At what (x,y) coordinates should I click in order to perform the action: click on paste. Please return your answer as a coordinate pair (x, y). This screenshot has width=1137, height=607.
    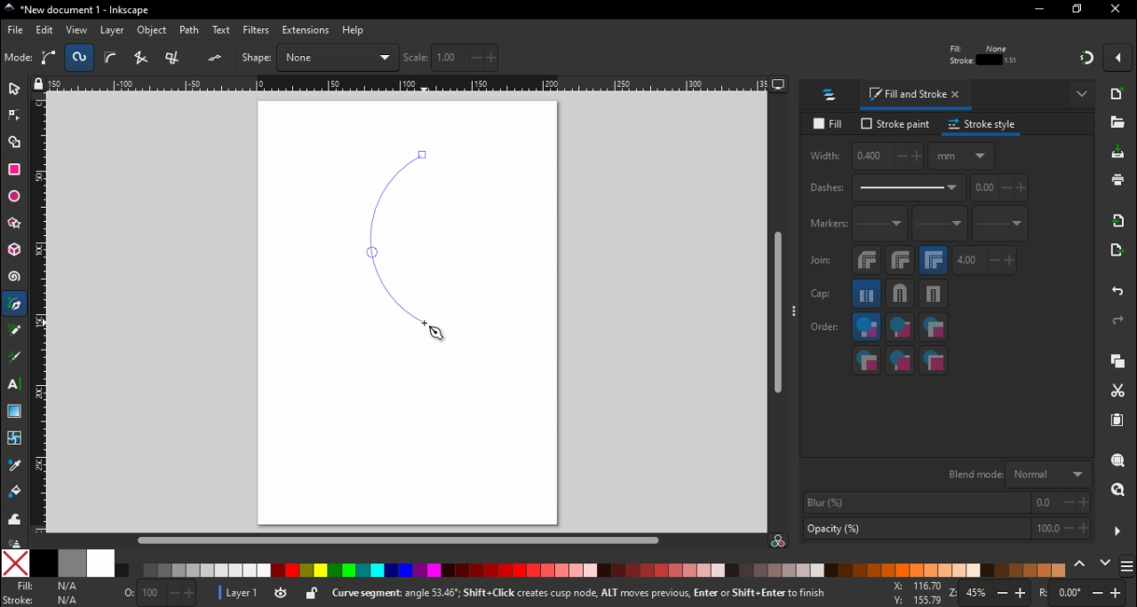
    Looking at the image, I should click on (1117, 422).